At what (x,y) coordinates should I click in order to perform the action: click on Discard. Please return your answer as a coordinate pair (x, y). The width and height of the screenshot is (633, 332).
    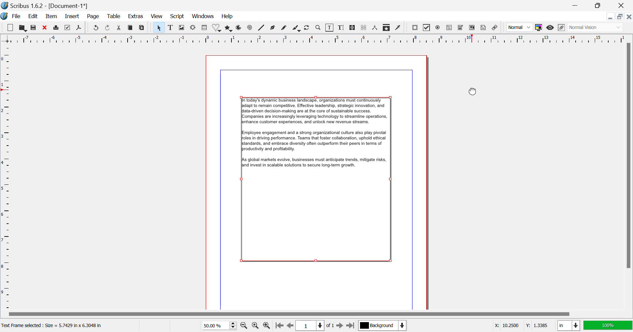
    Looking at the image, I should click on (45, 28).